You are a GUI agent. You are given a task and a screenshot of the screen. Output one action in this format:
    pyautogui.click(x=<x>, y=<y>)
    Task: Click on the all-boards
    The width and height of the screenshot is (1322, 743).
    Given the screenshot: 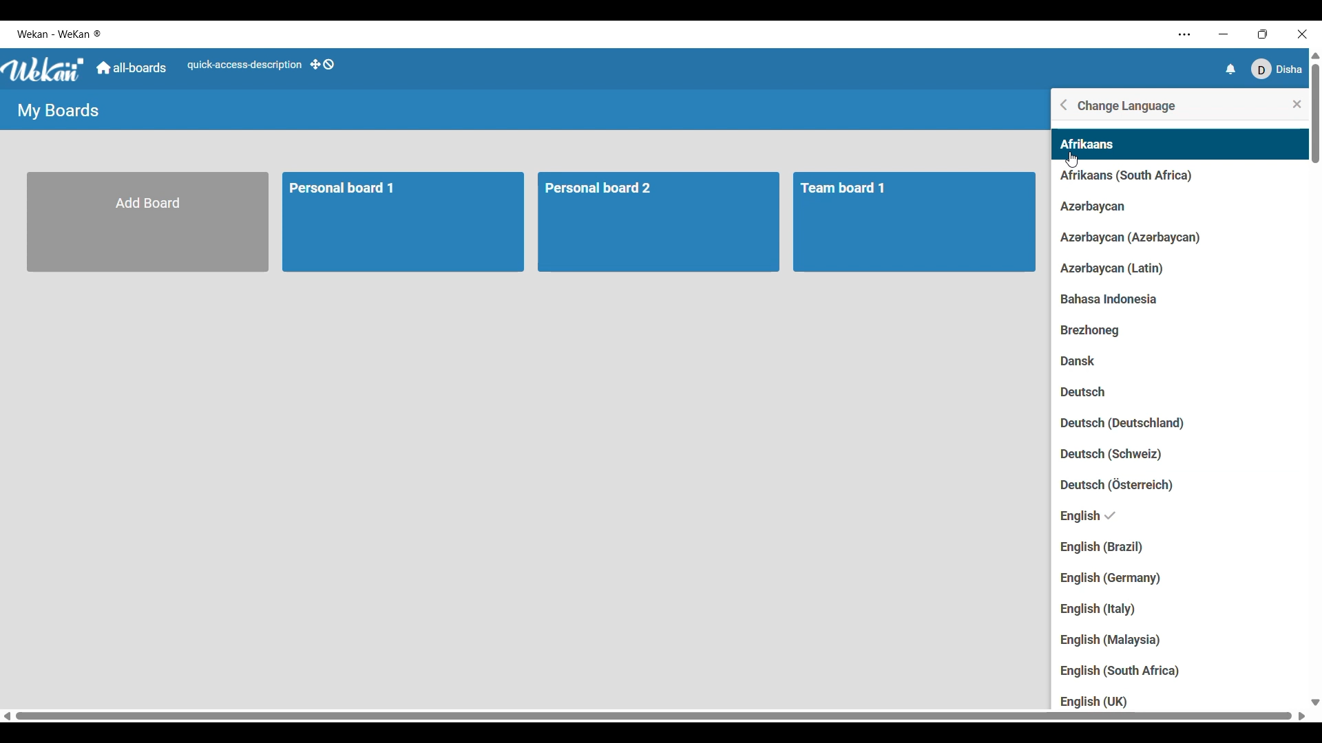 What is the action you would take?
    pyautogui.click(x=132, y=68)
    